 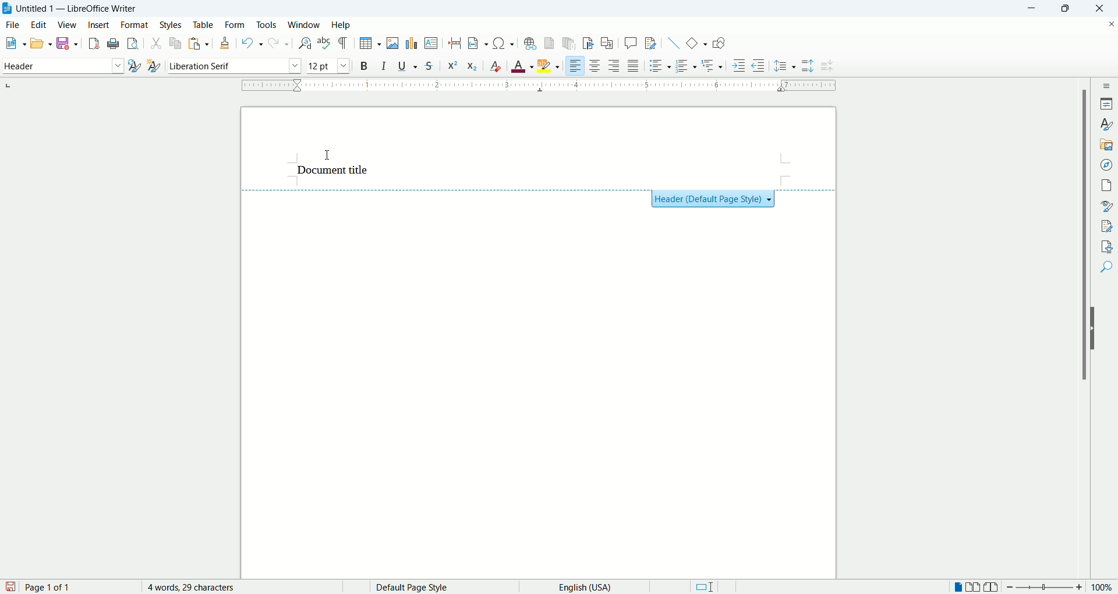 What do you see at coordinates (235, 66) in the screenshot?
I see `font name` at bounding box center [235, 66].